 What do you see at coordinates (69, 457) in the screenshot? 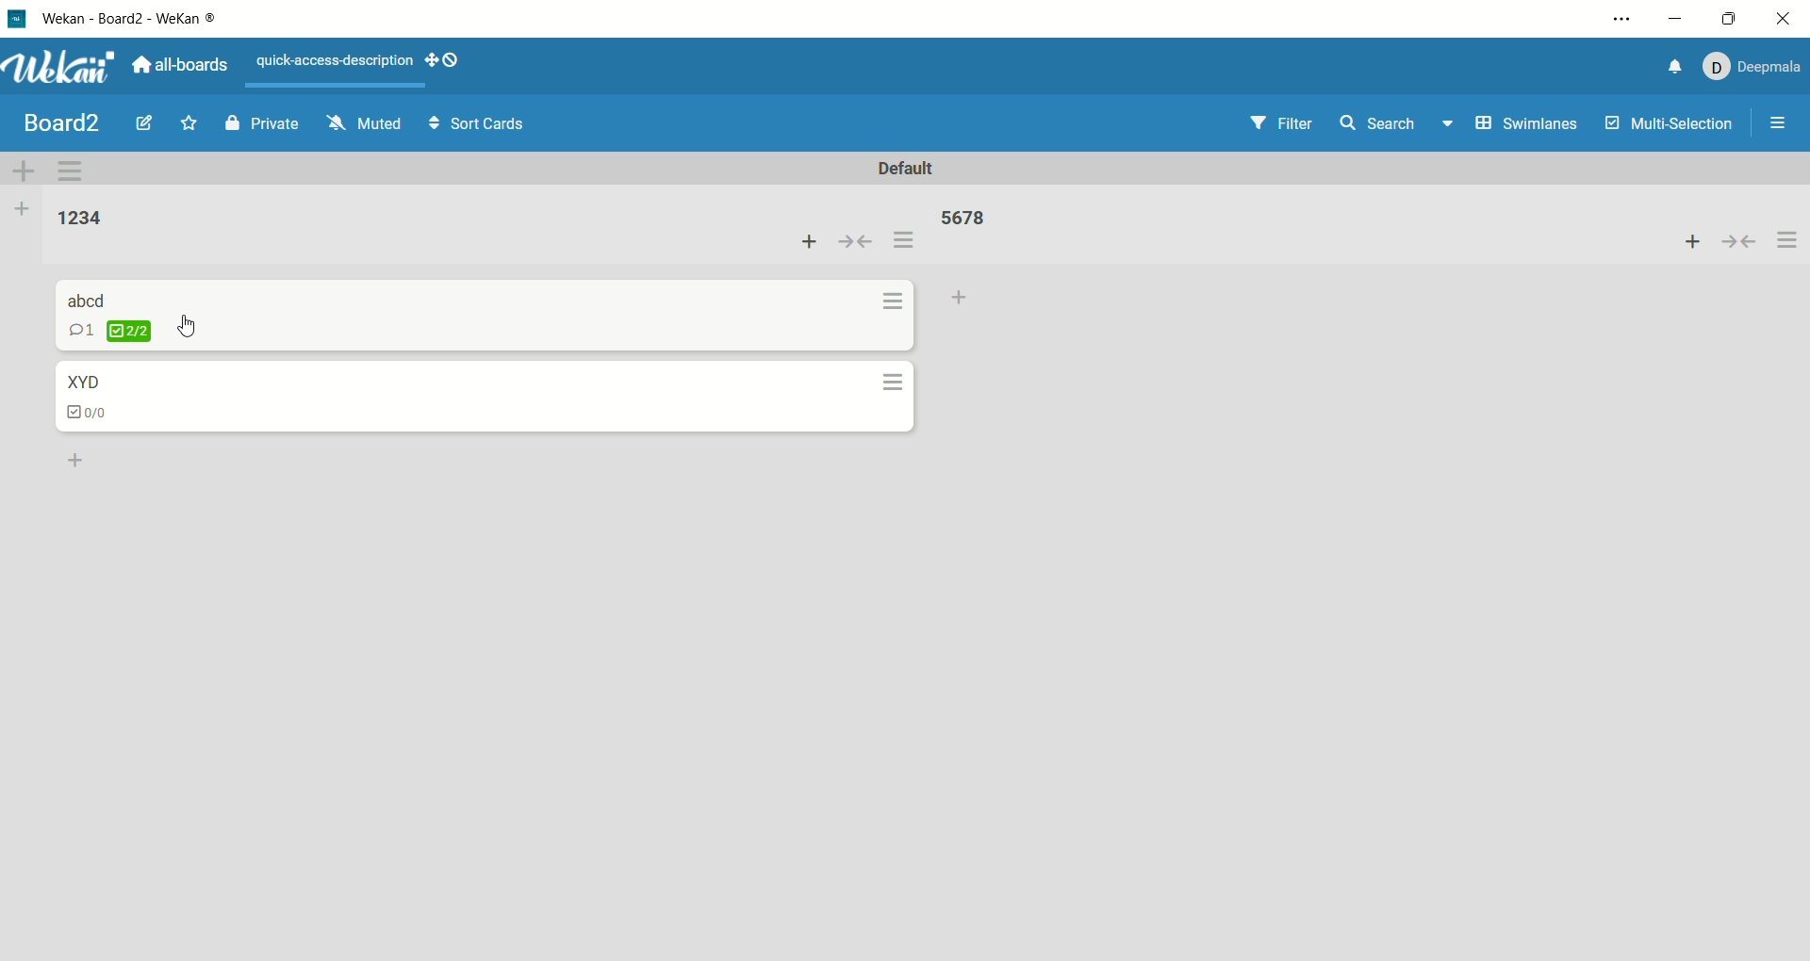
I see `add` at bounding box center [69, 457].